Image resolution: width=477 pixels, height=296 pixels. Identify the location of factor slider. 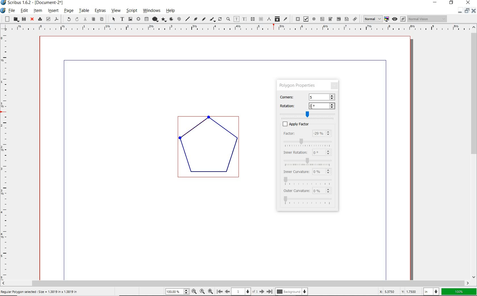
(309, 142).